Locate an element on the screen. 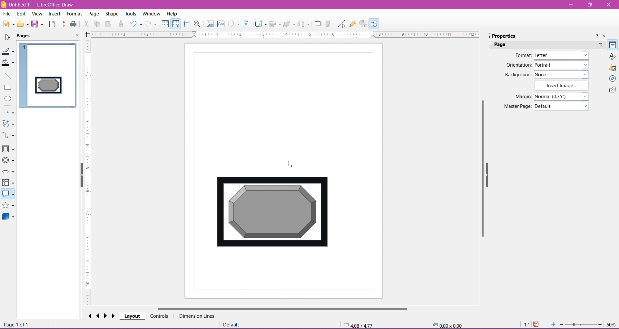 The width and height of the screenshot is (619, 329). Redo is located at coordinates (152, 24).